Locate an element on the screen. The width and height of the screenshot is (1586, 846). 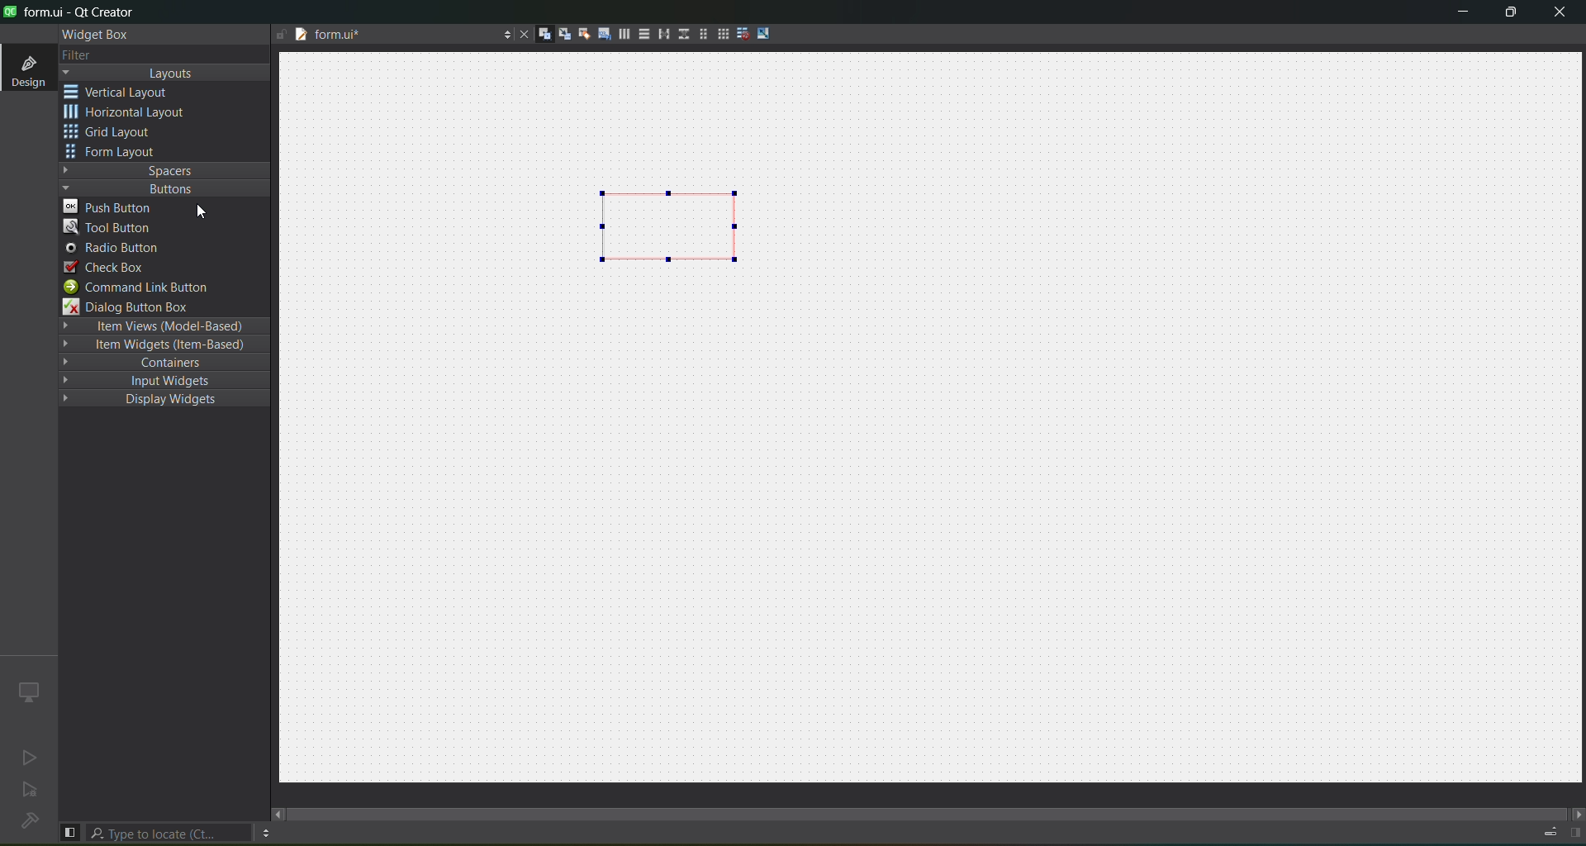
Progress details is located at coordinates (1542, 829).